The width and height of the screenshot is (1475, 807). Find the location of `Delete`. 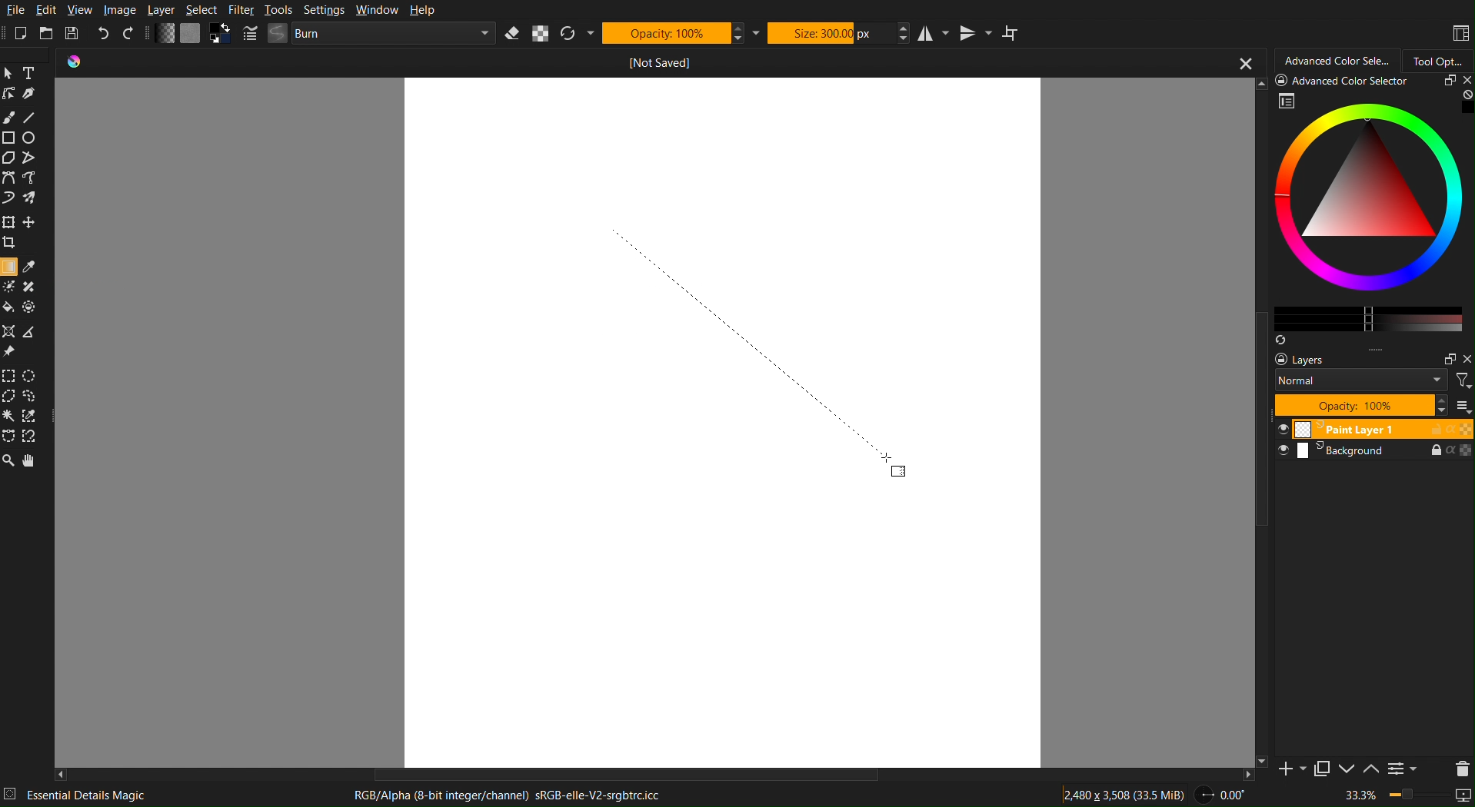

Delete is located at coordinates (1458, 767).